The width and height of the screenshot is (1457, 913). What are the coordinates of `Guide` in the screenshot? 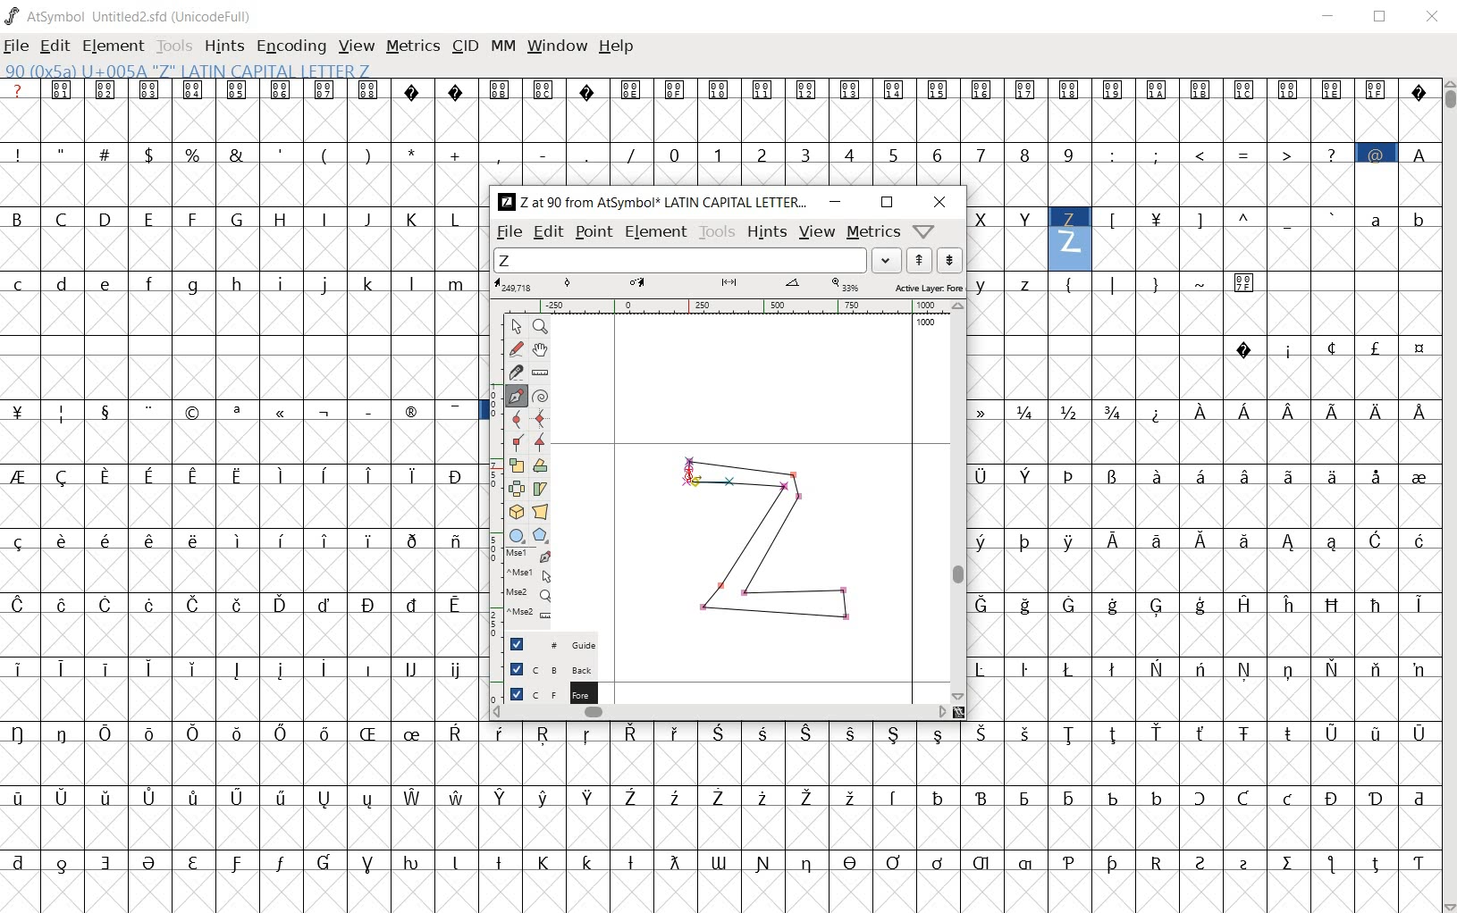 It's located at (543, 644).